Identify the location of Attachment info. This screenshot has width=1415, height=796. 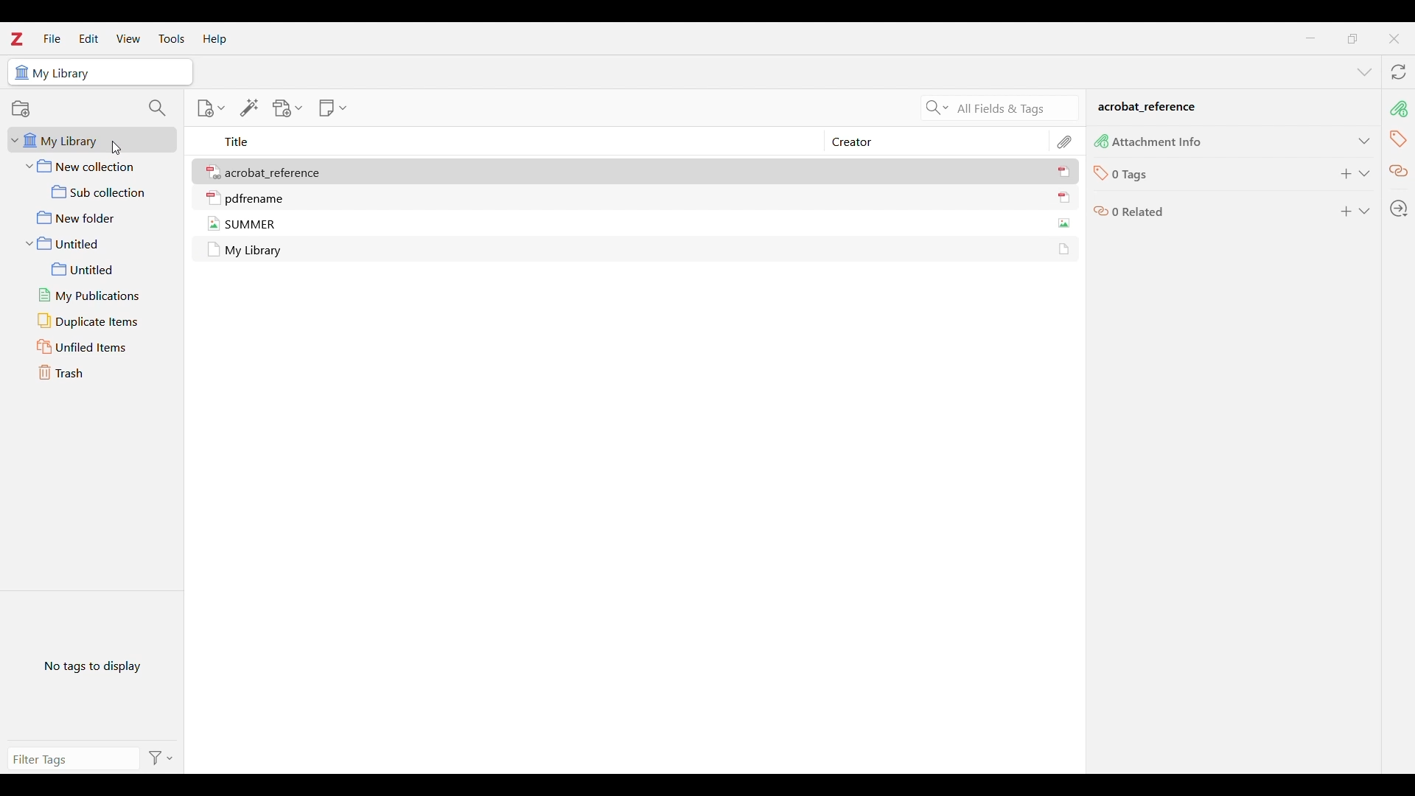
(1398, 109).